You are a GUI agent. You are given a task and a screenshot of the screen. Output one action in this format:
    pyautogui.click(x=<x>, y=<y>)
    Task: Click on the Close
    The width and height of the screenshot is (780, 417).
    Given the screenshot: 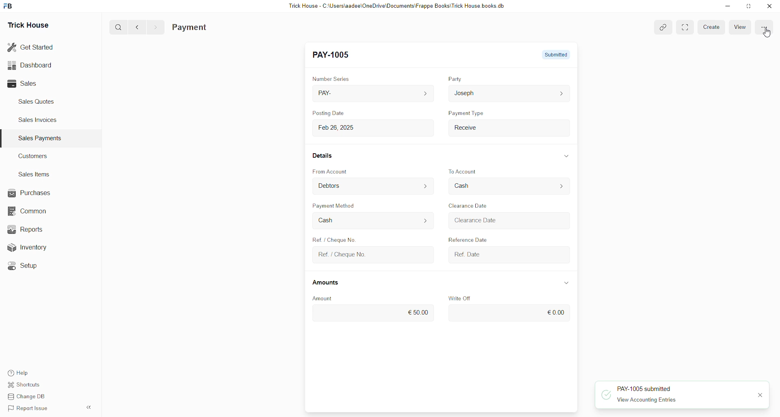 What is the action you would take?
    pyautogui.click(x=769, y=7)
    